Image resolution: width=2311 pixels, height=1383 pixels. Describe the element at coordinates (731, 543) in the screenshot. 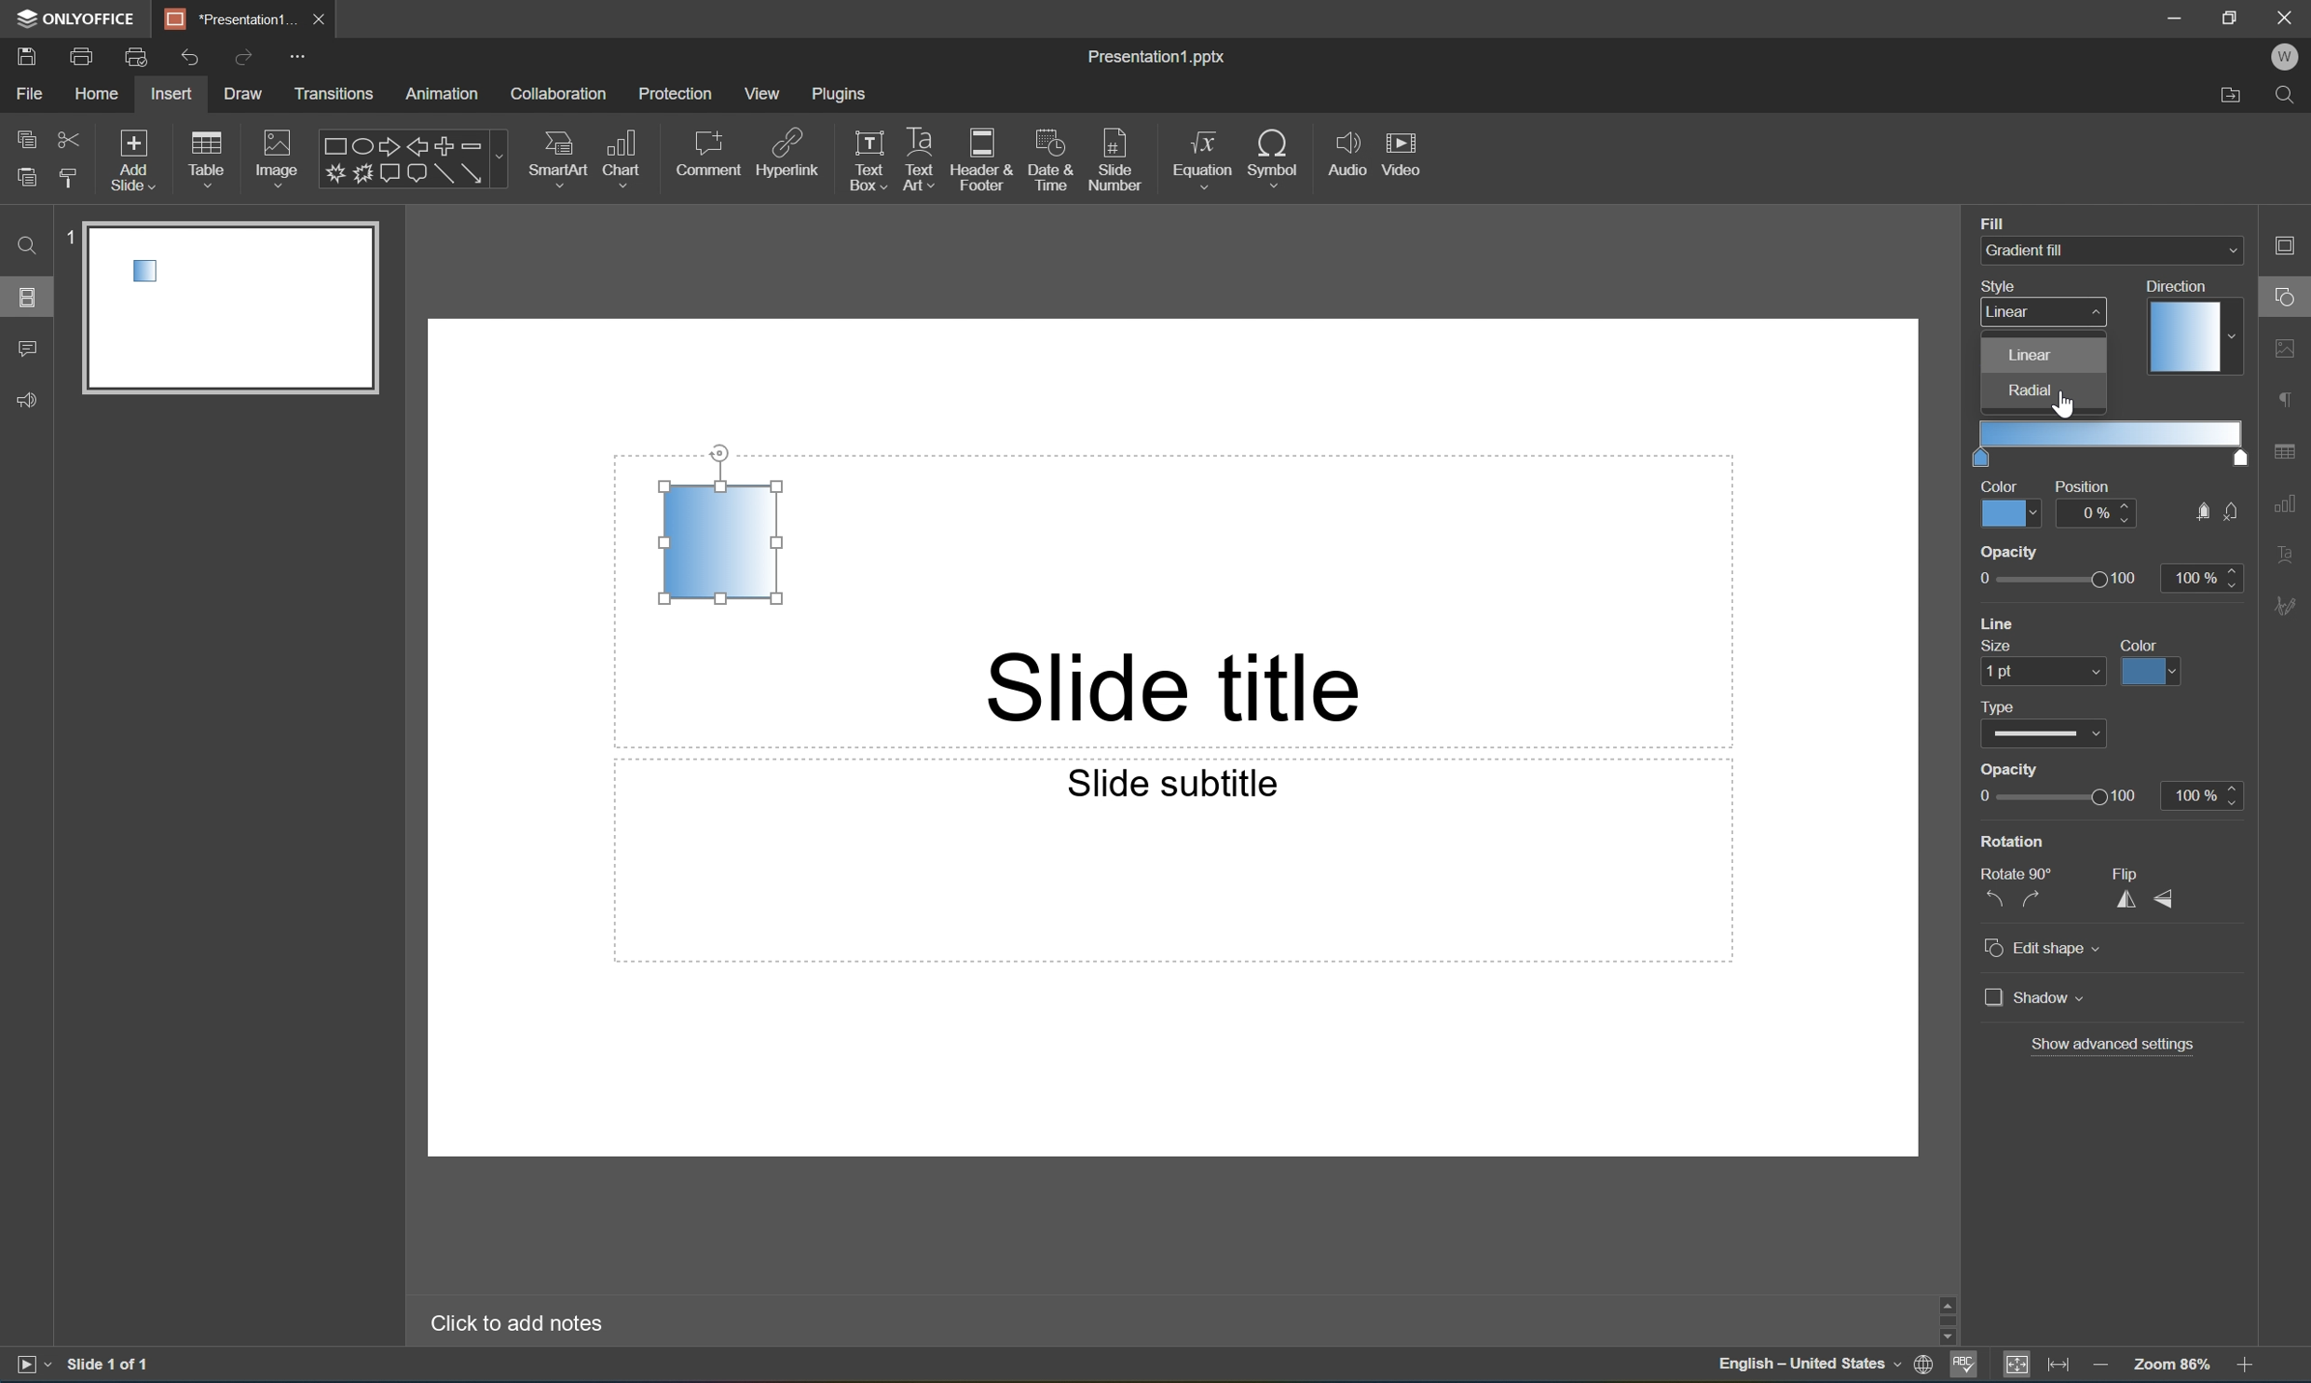

I see `Rectangle` at that location.